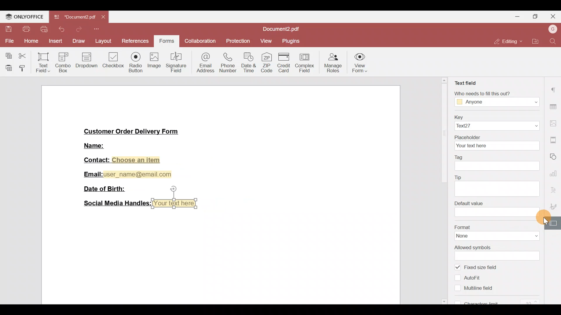  Describe the element at coordinates (555, 206) in the screenshot. I see `Signature settings` at that location.